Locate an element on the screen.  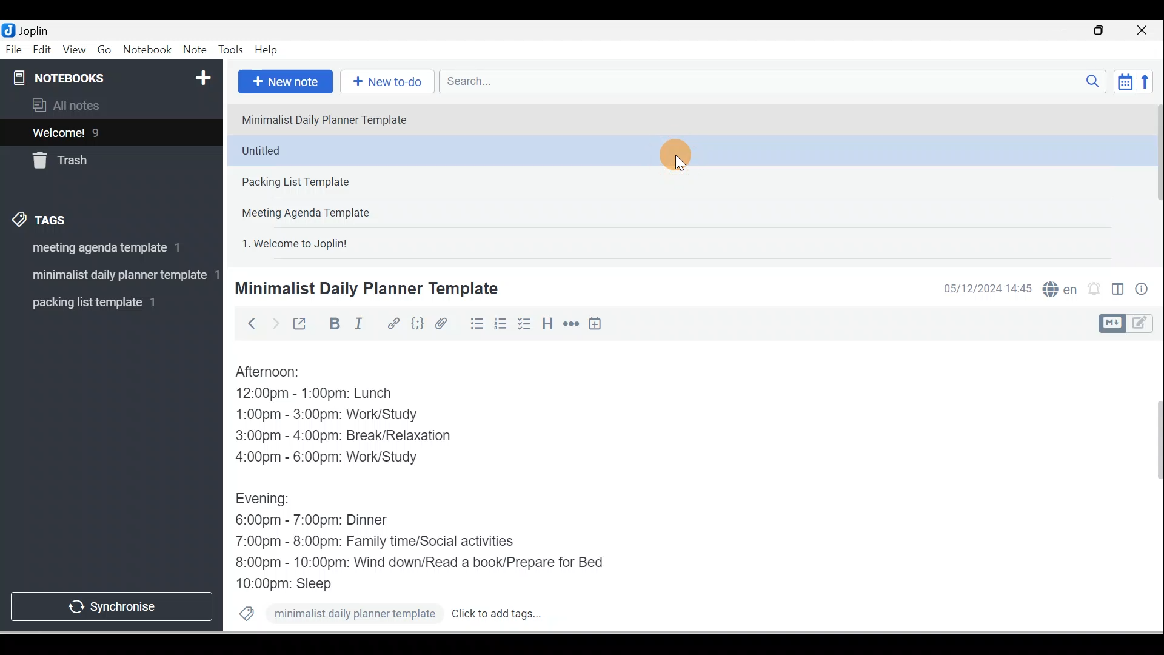
Toggle editor layout is located at coordinates (1130, 324).